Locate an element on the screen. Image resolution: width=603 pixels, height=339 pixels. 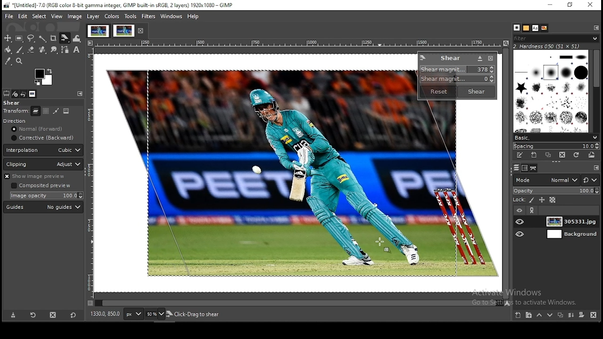
close is located at coordinates (142, 31).